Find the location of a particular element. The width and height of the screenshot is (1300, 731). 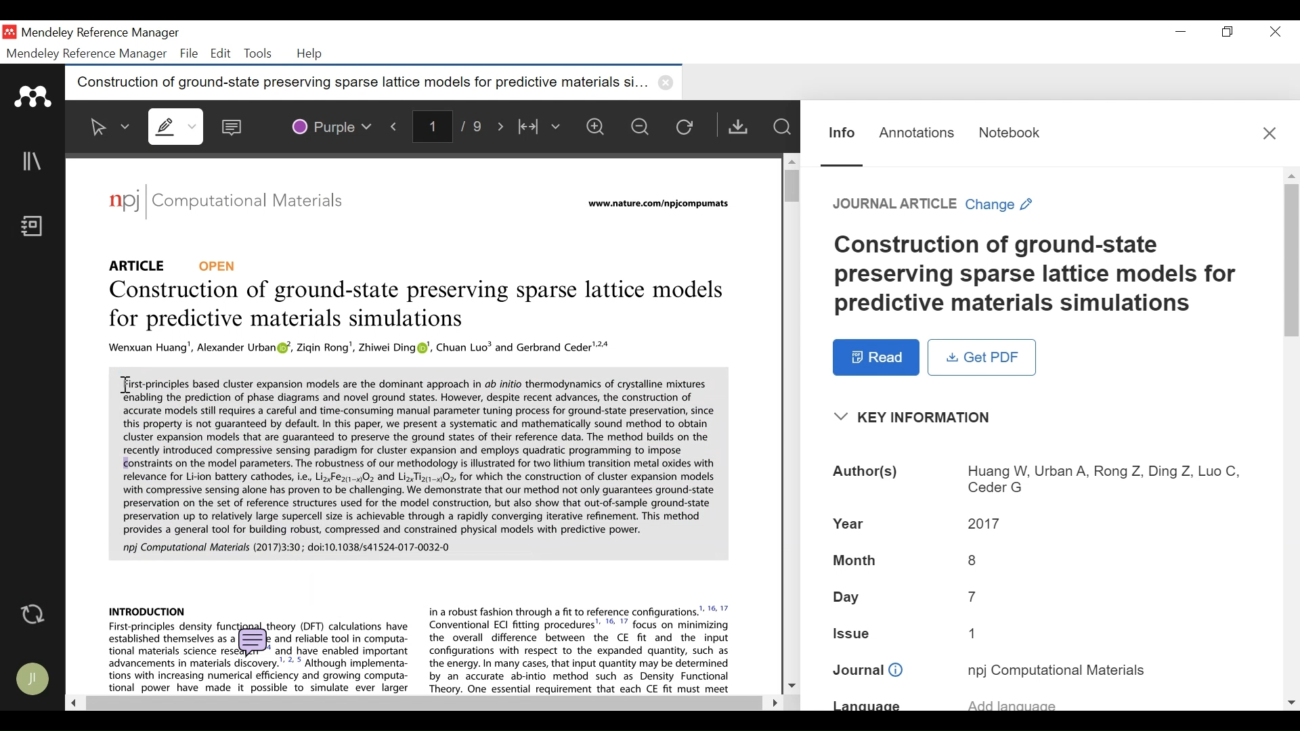

Next Page is located at coordinates (503, 125).